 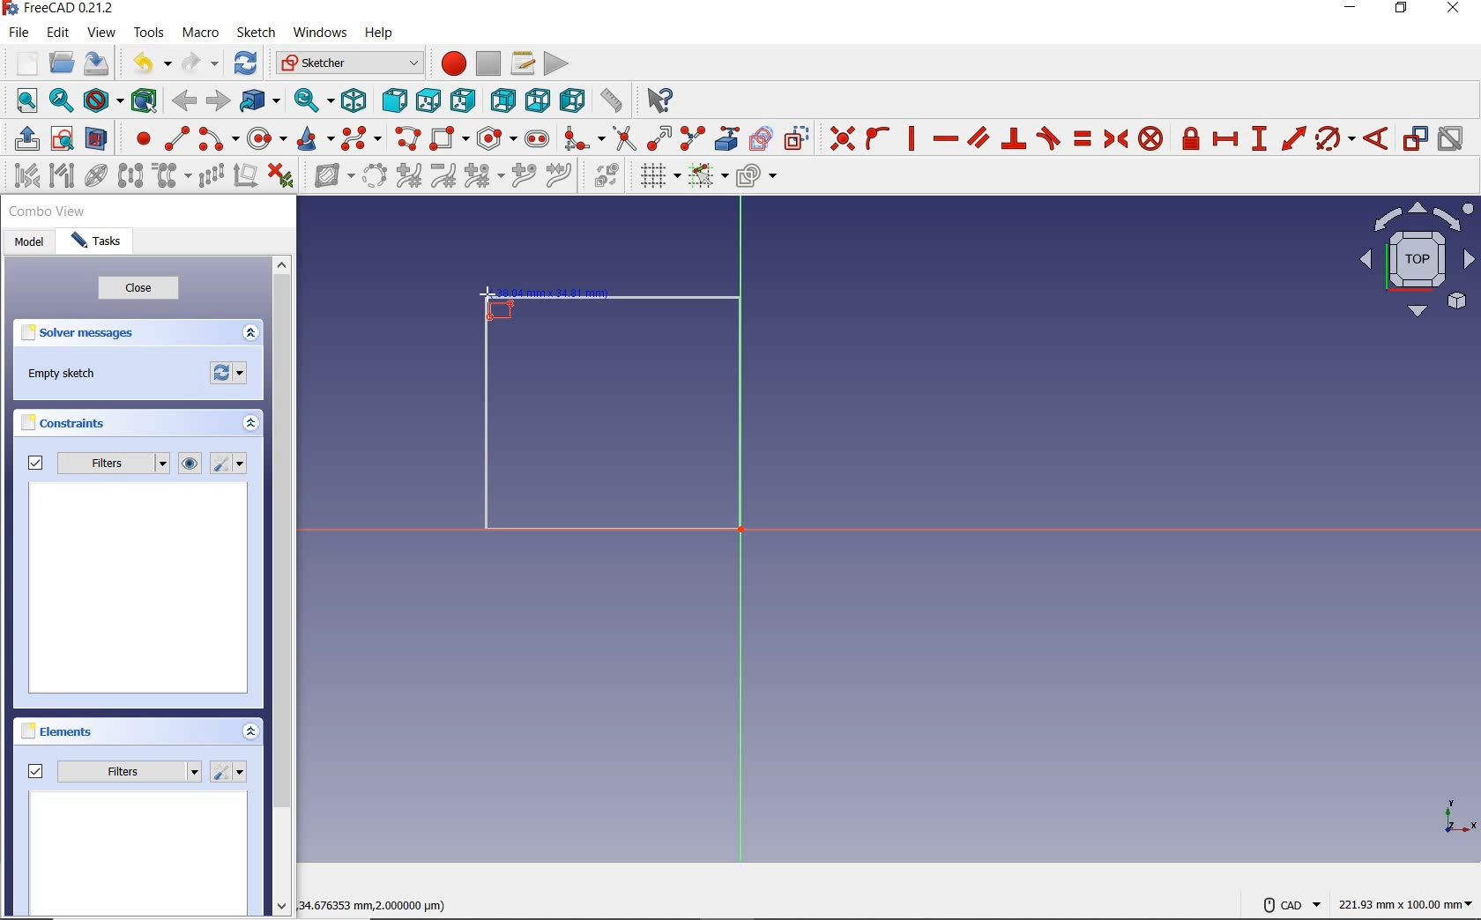 What do you see at coordinates (561, 178) in the screenshot?
I see `join curves` at bounding box center [561, 178].